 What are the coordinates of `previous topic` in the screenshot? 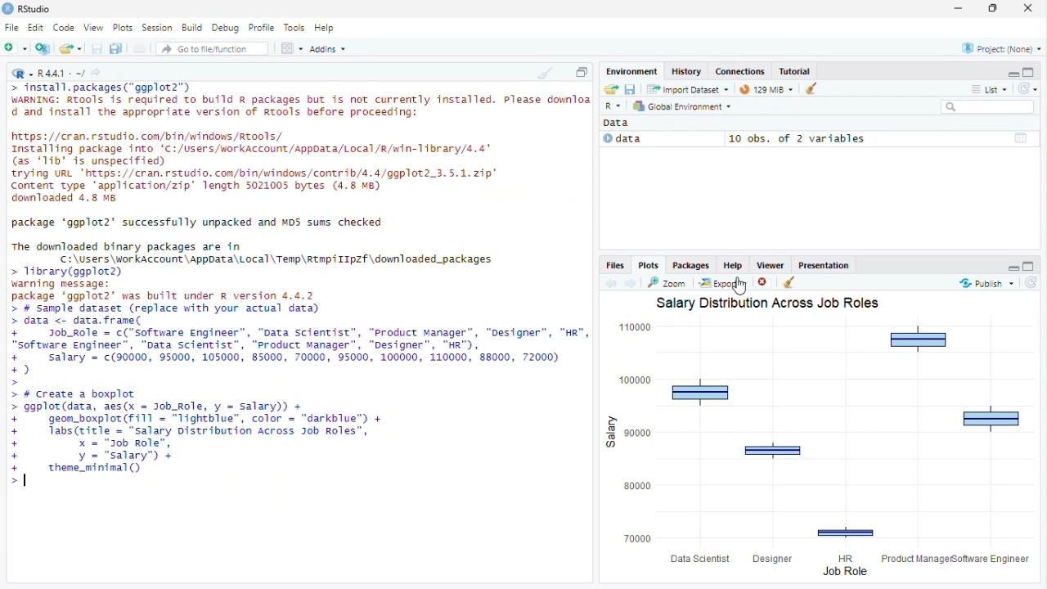 It's located at (609, 284).